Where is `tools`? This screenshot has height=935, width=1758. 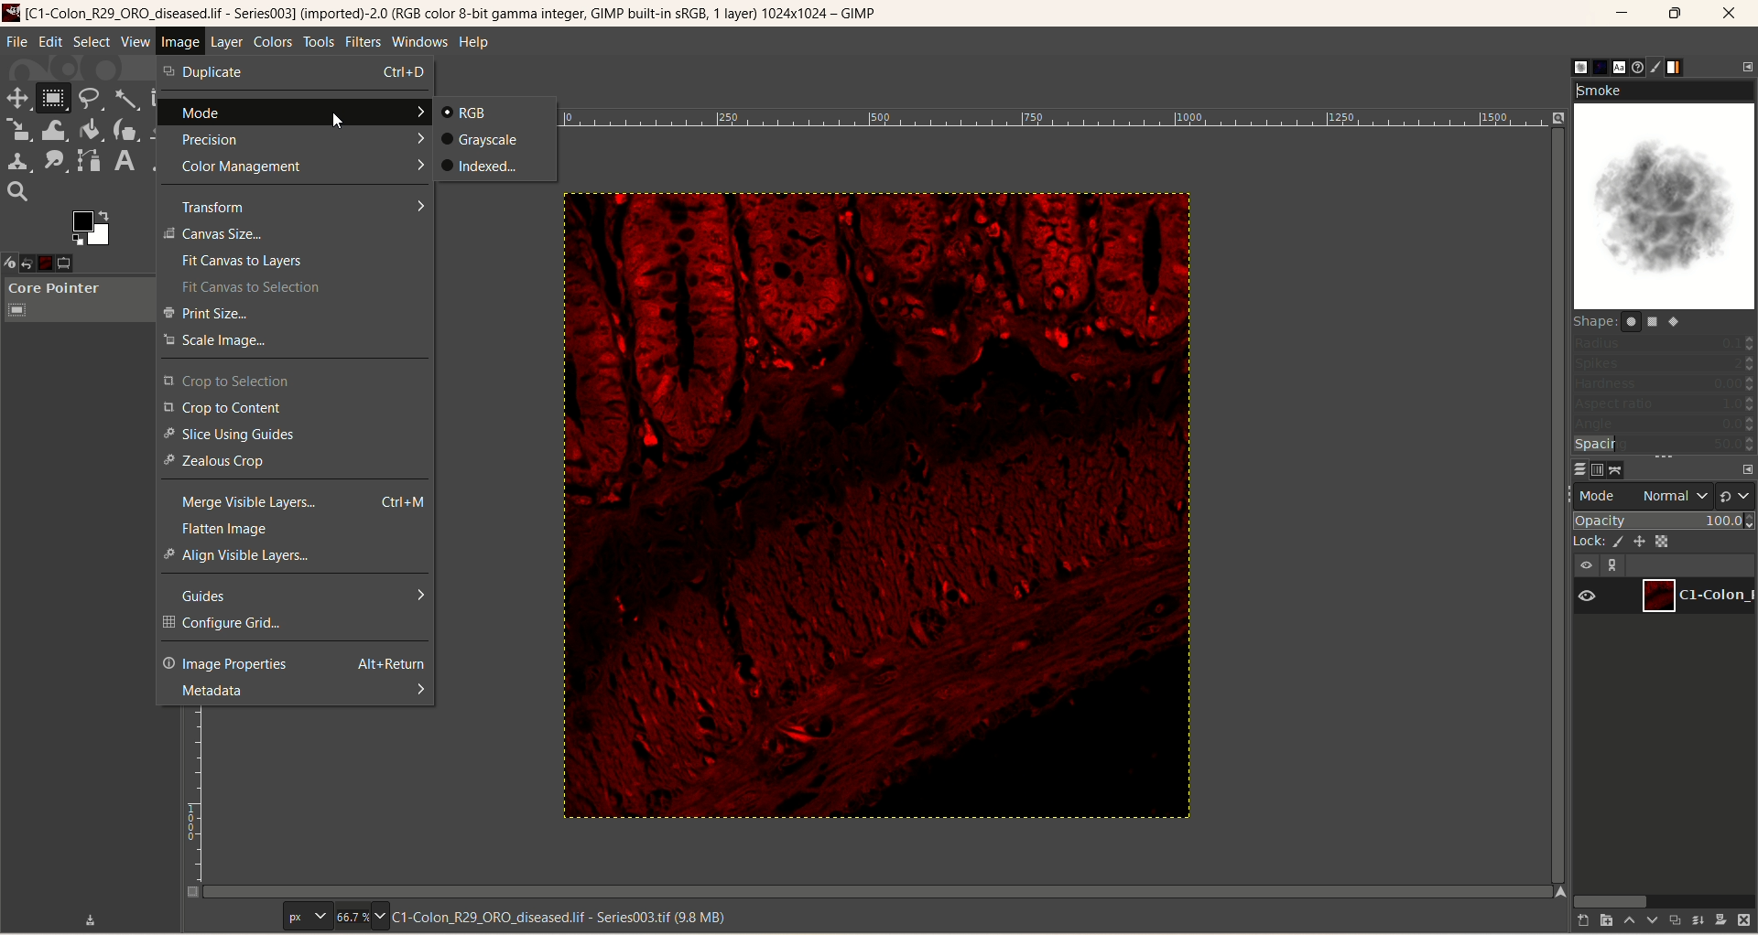 tools is located at coordinates (320, 42).